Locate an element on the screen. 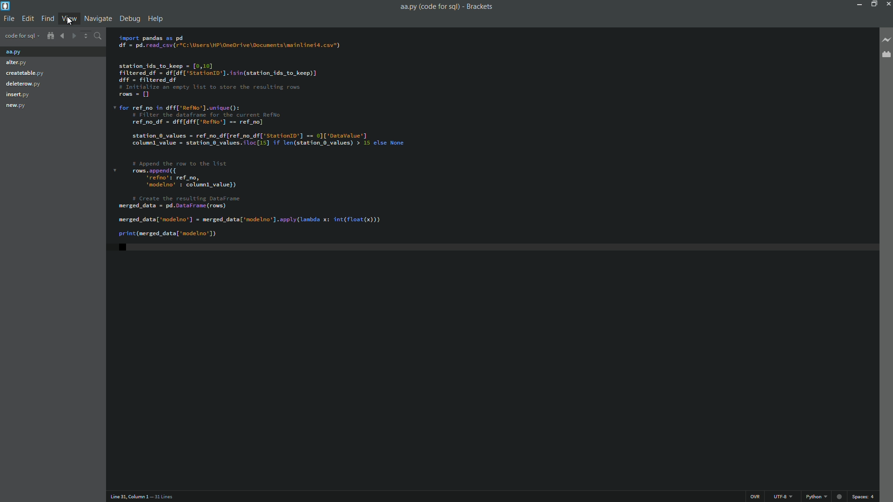 This screenshot has width=893, height=502. Live preview  is located at coordinates (839, 496).